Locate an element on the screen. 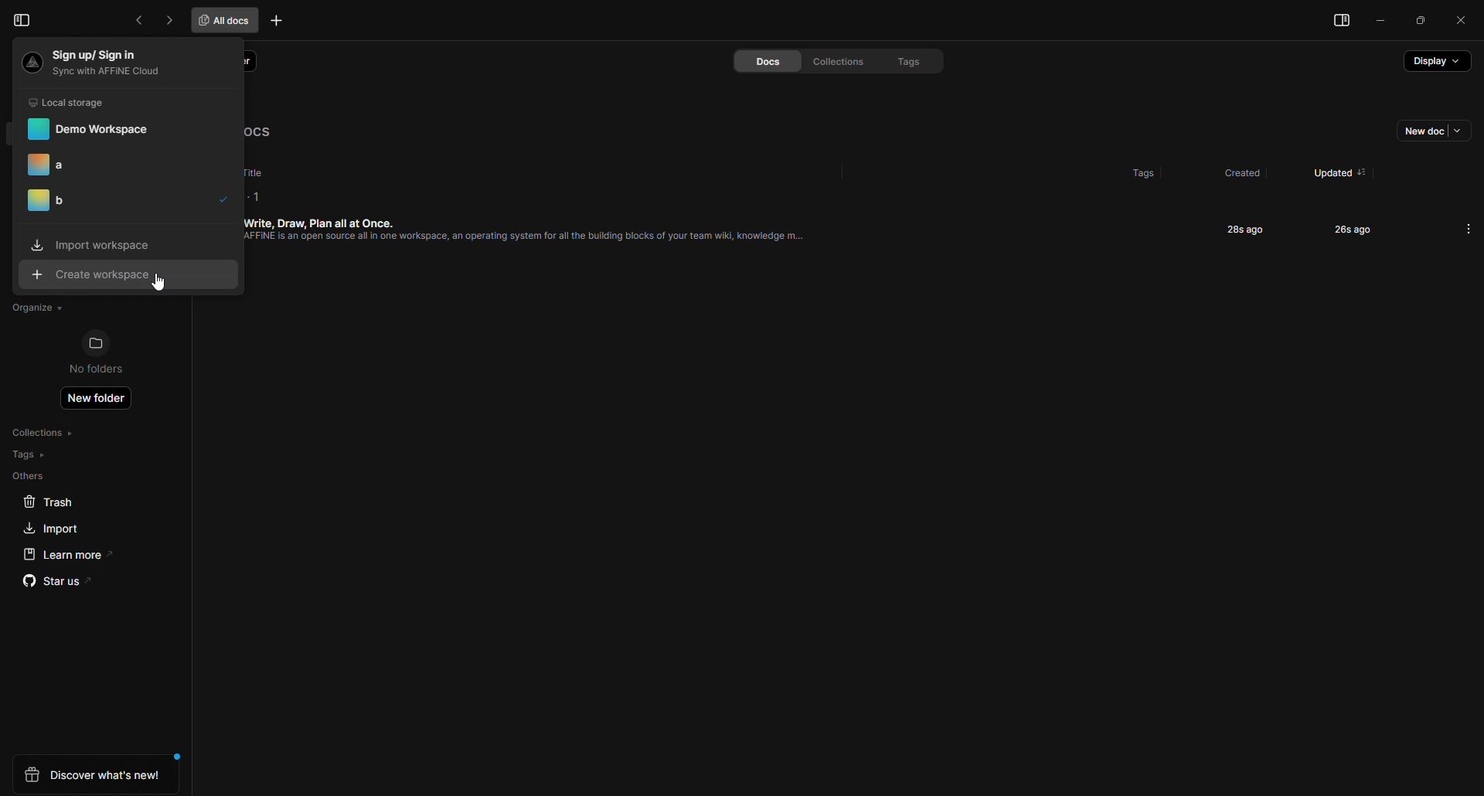 The height and width of the screenshot is (796, 1484). learn more is located at coordinates (63, 554).